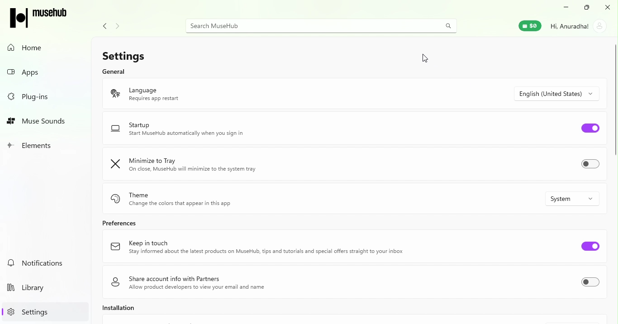  Describe the element at coordinates (591, 164) in the screenshot. I see `Toggle` at that location.